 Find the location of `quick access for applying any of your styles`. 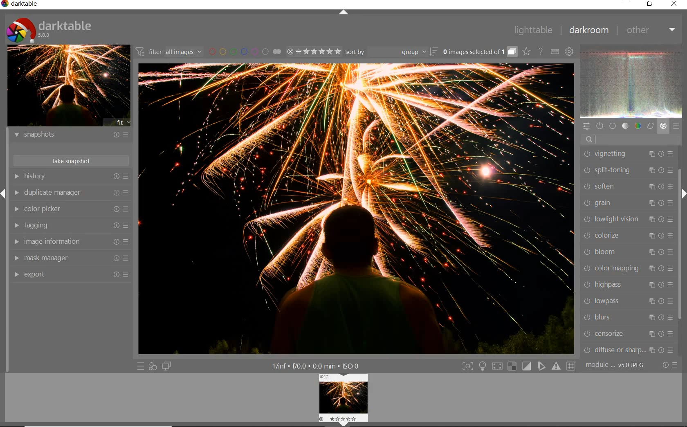

quick access for applying any of your styles is located at coordinates (153, 366).